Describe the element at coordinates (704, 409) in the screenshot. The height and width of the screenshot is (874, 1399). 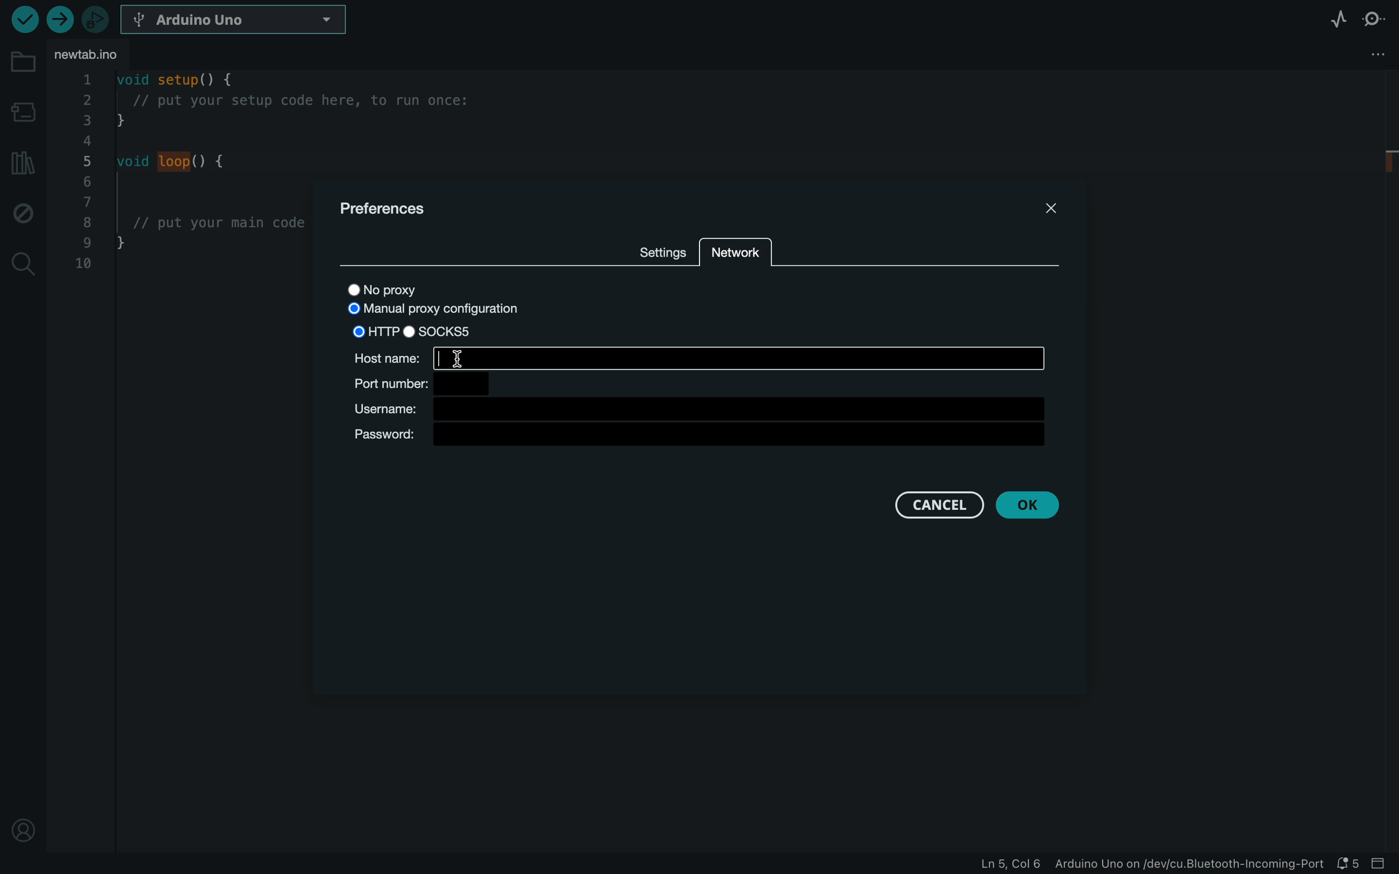
I see `username` at that location.